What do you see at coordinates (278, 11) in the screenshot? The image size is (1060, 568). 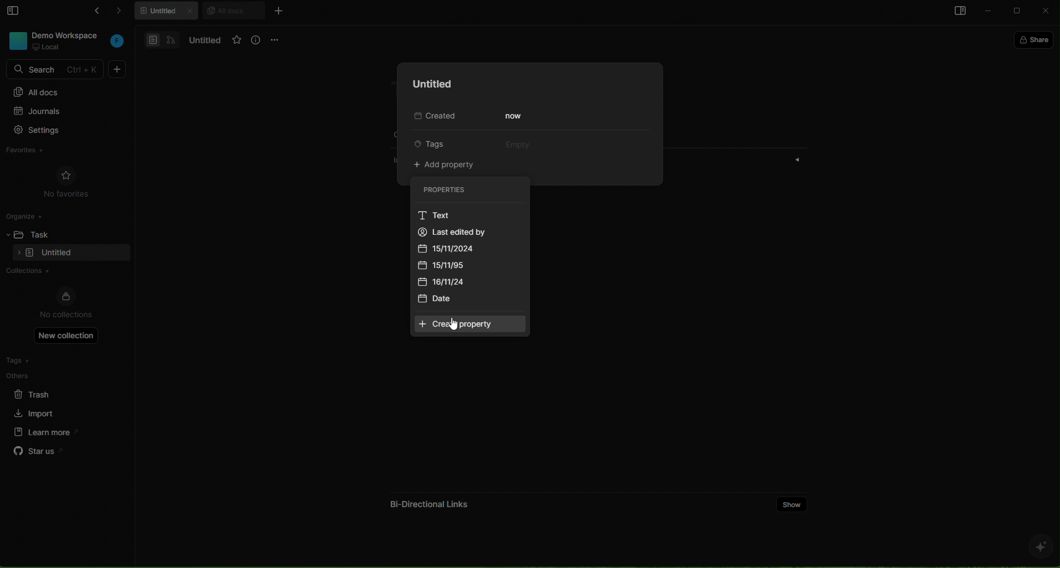 I see `new tab` at bounding box center [278, 11].